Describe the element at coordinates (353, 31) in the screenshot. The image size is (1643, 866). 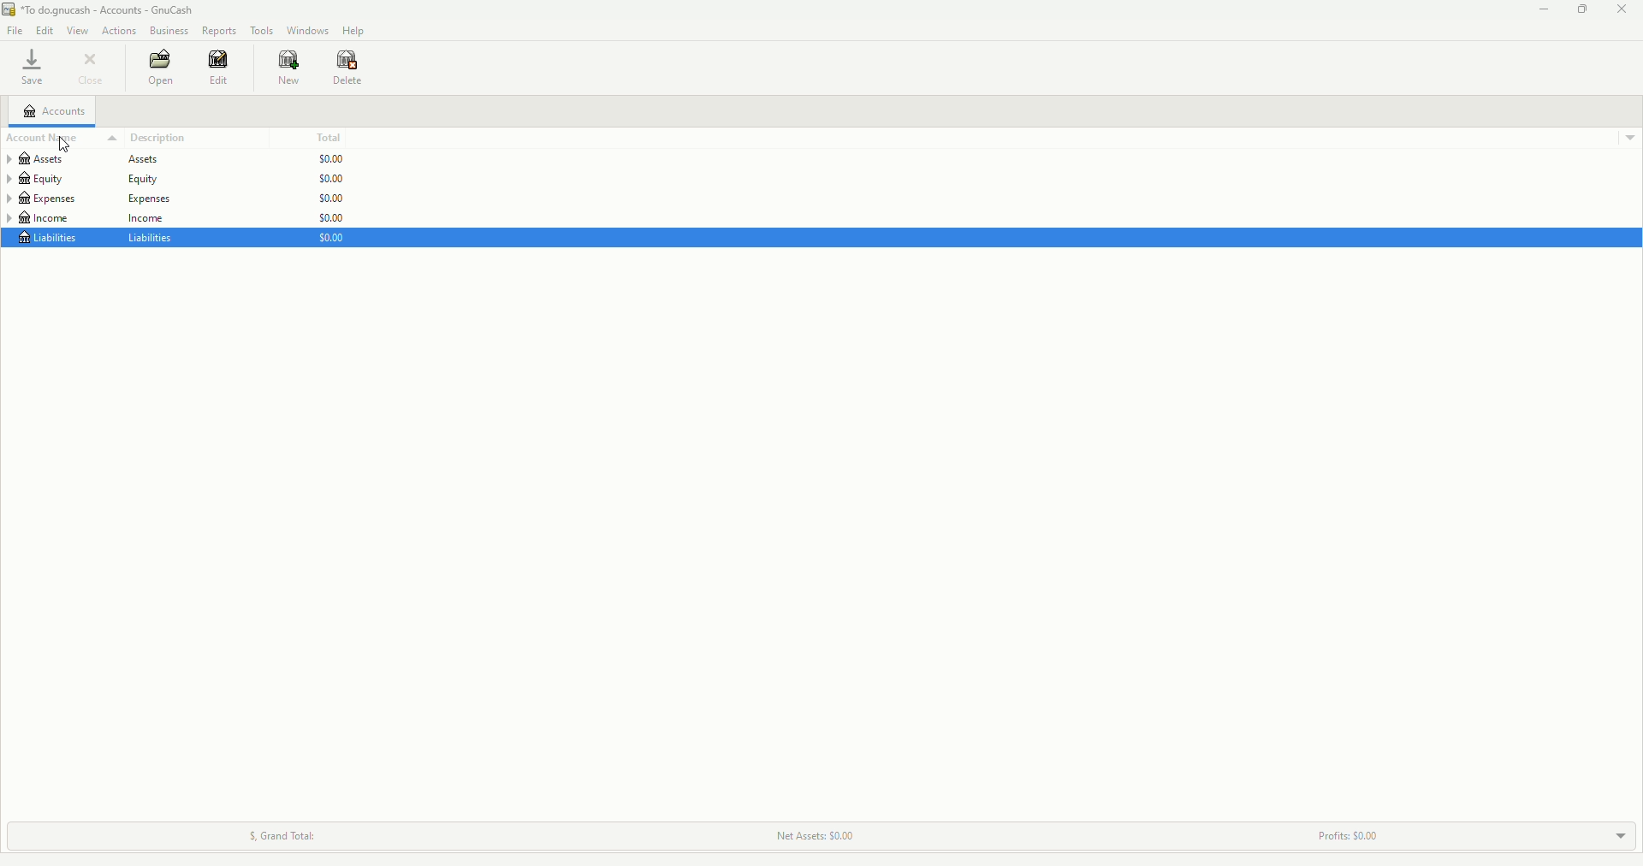
I see `Help` at that location.